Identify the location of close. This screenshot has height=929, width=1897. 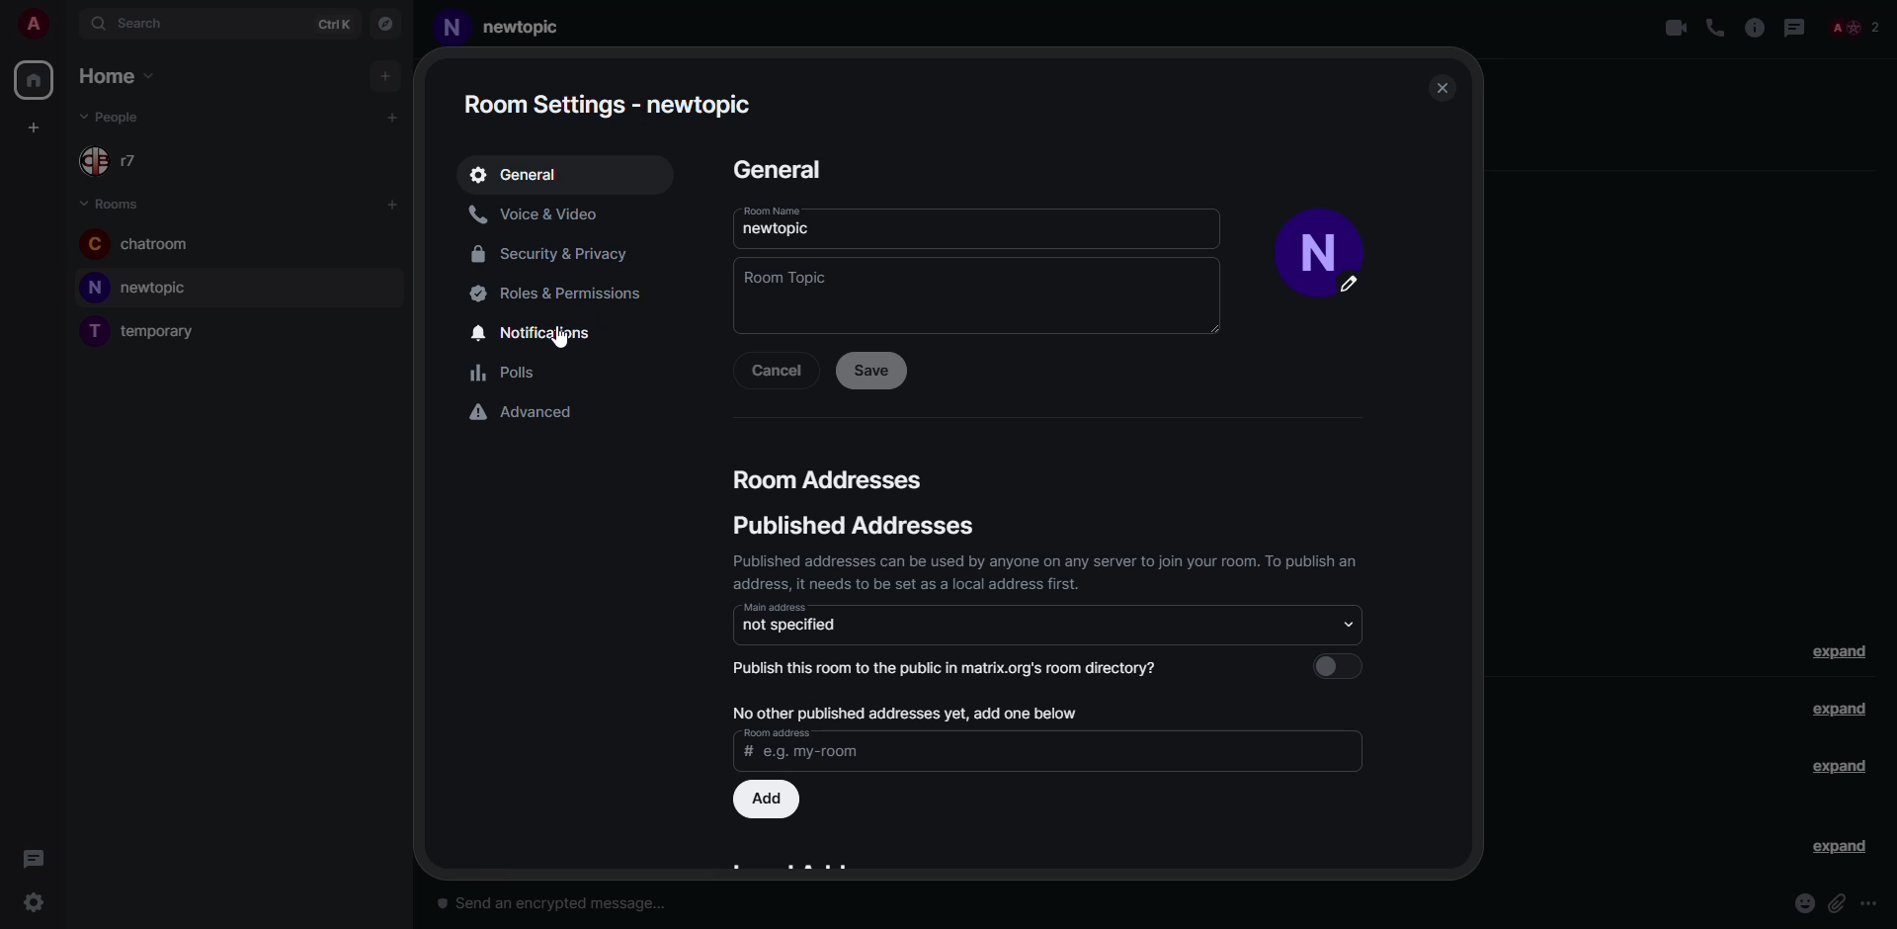
(1439, 88).